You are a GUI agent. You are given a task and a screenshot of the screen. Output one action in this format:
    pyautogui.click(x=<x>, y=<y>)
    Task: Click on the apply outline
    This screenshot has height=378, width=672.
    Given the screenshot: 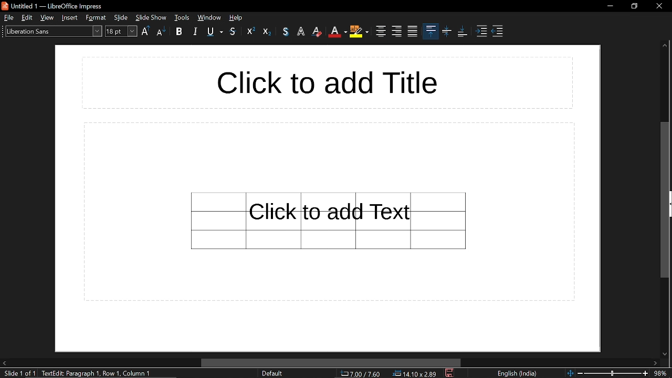 What is the action you would take?
    pyautogui.click(x=302, y=32)
    